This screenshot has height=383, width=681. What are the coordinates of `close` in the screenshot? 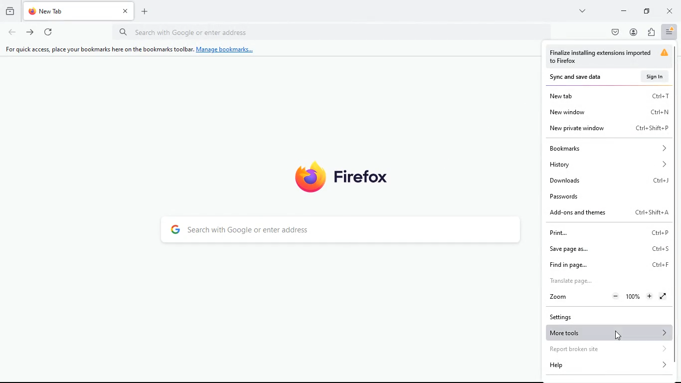 It's located at (671, 12).